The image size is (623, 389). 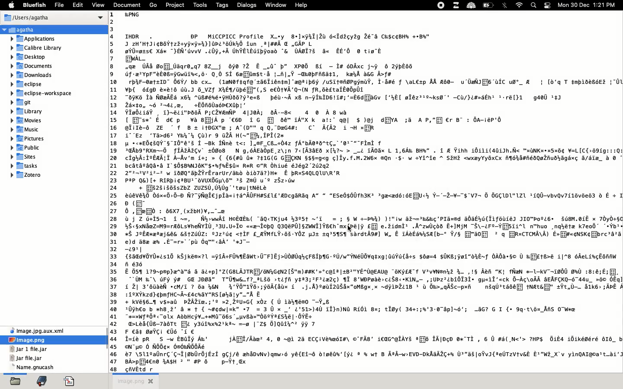 What do you see at coordinates (33, 75) in the screenshot?
I see `downloads` at bounding box center [33, 75].